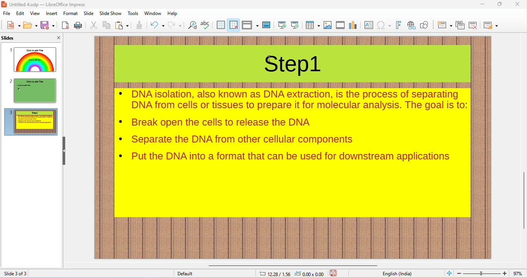 The width and height of the screenshot is (527, 278). I want to click on help, so click(176, 13).